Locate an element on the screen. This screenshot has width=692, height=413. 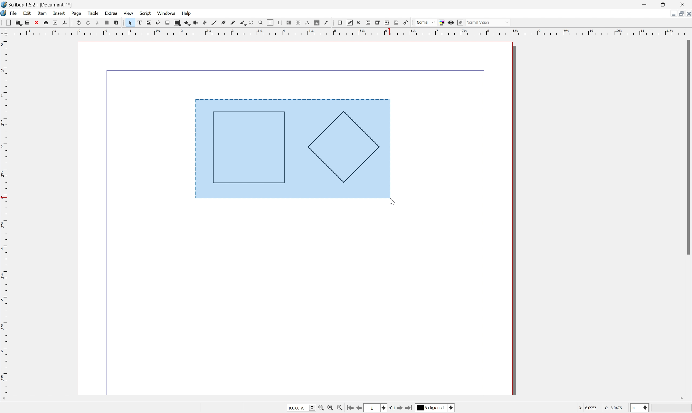
Zoom in is located at coordinates (338, 408).